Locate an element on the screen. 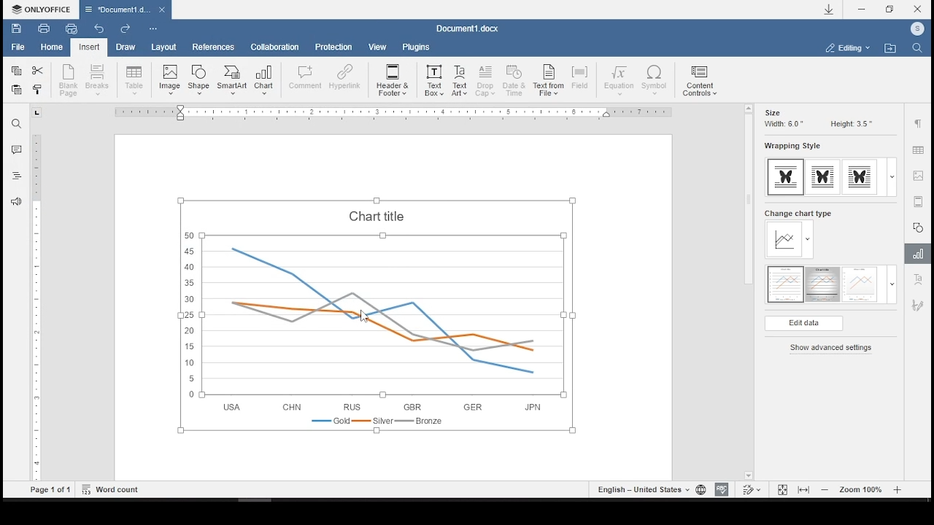 This screenshot has height=525, width=934. save is located at coordinates (17, 28).